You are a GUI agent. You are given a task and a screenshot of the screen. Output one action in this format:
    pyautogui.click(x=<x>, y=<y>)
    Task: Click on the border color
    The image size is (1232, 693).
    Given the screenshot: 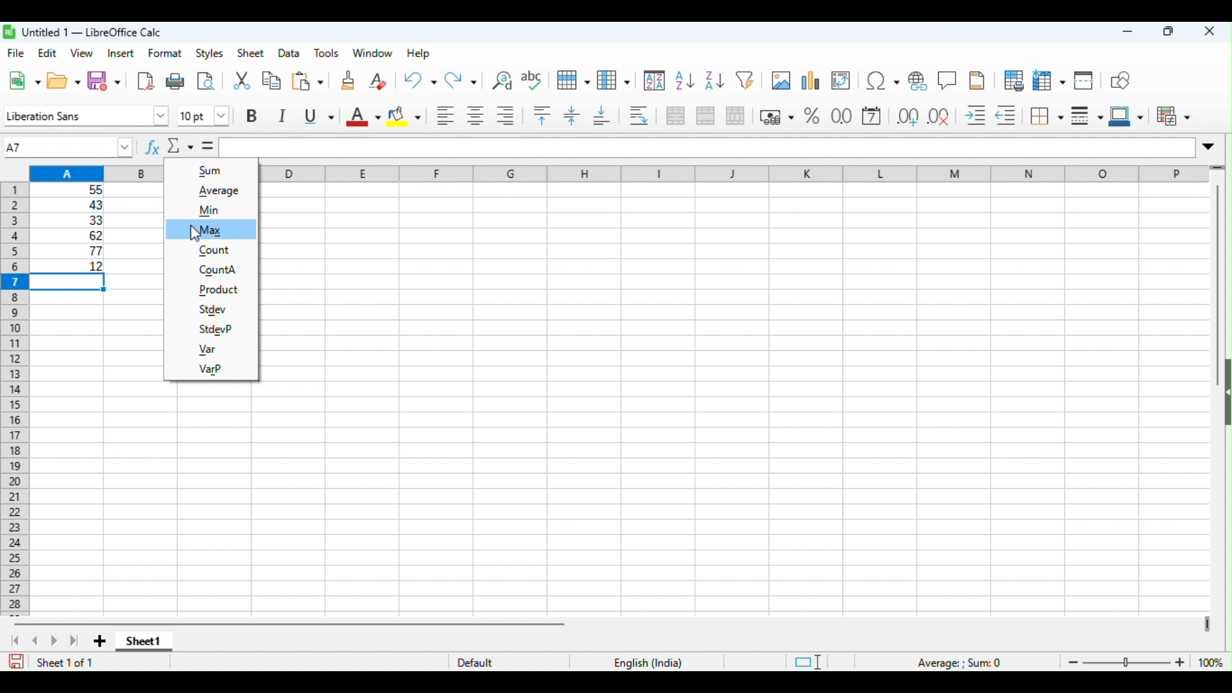 What is the action you would take?
    pyautogui.click(x=1125, y=116)
    